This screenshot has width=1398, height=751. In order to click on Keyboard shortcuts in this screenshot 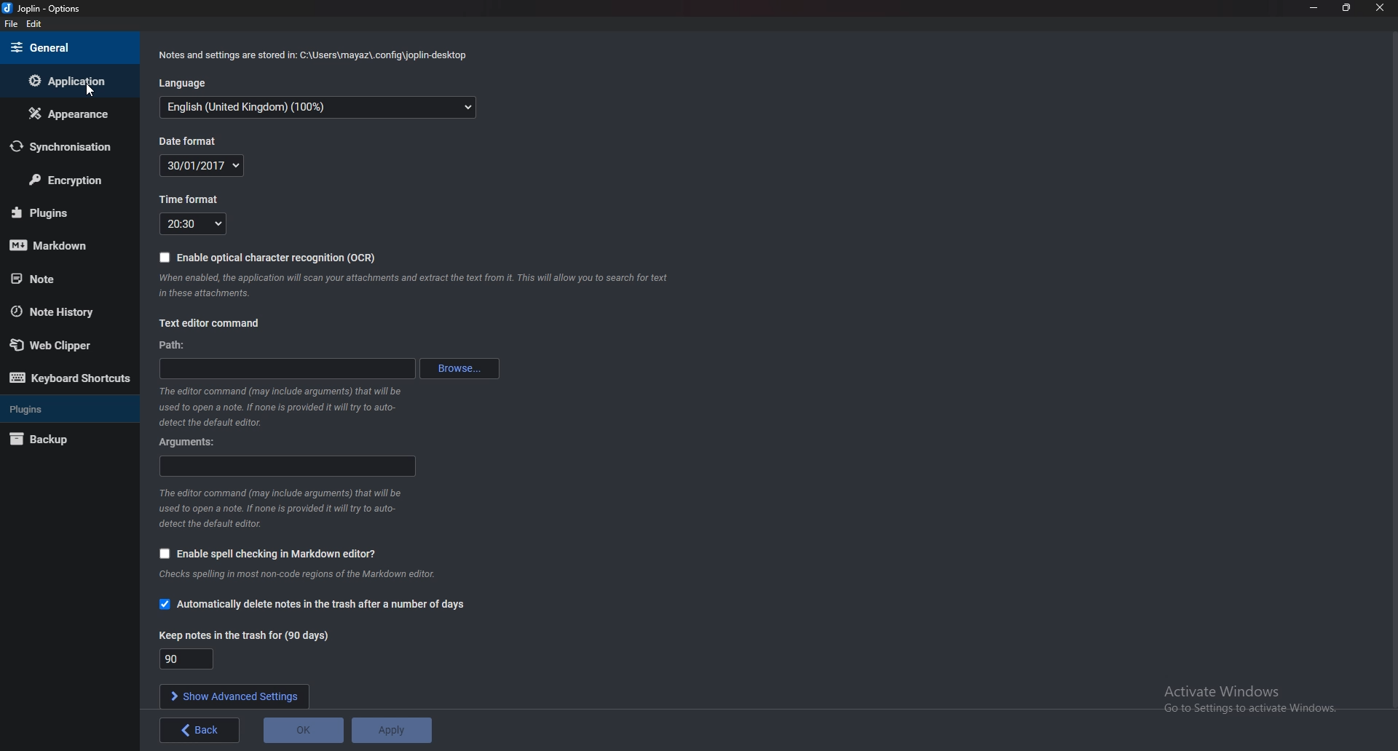, I will do `click(69, 380)`.